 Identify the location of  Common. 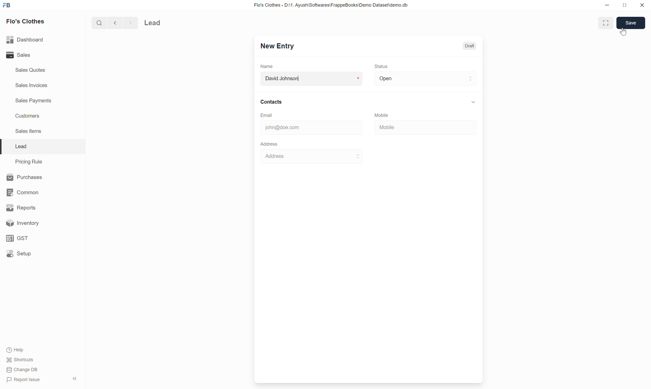
(22, 192).